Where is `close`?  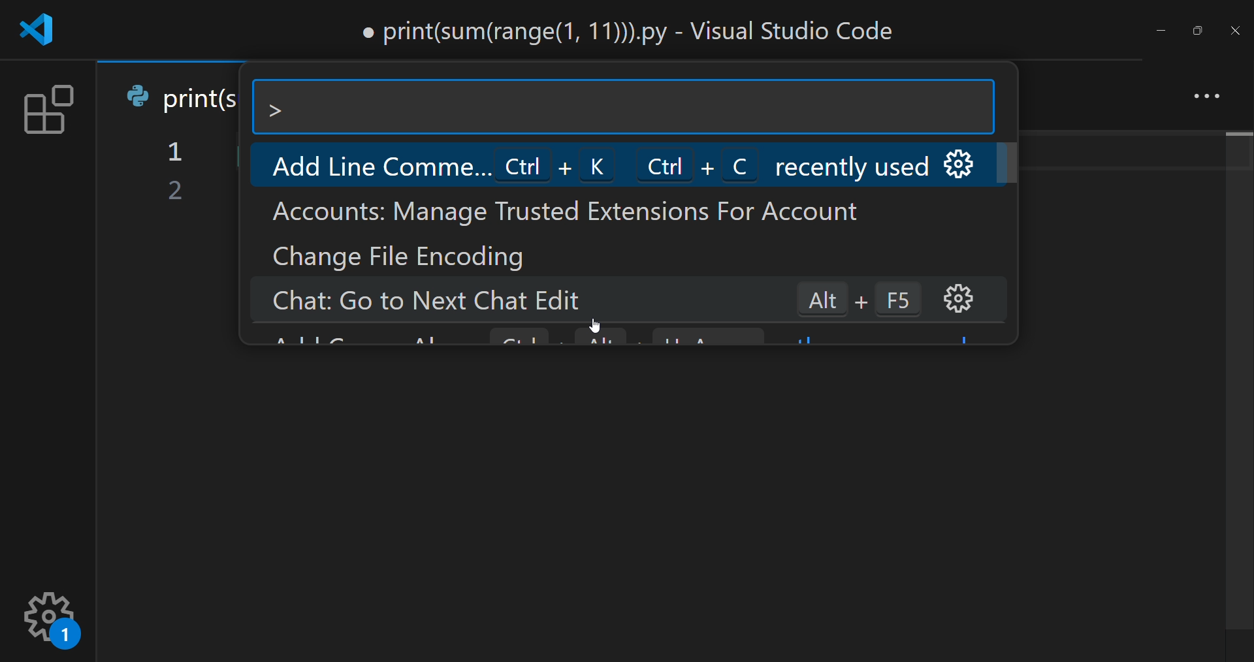
close is located at coordinates (1234, 31).